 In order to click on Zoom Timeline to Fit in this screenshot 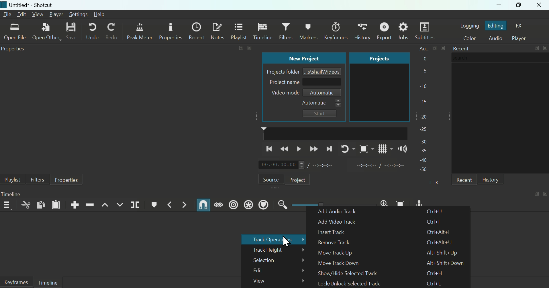, I will do `click(402, 203)`.